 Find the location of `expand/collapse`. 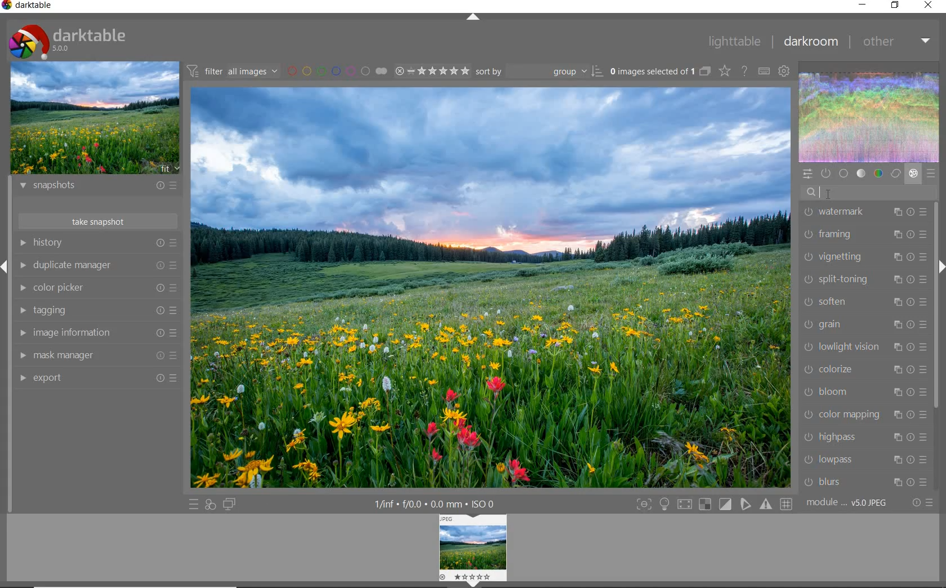

expand/collapse is located at coordinates (475, 19).